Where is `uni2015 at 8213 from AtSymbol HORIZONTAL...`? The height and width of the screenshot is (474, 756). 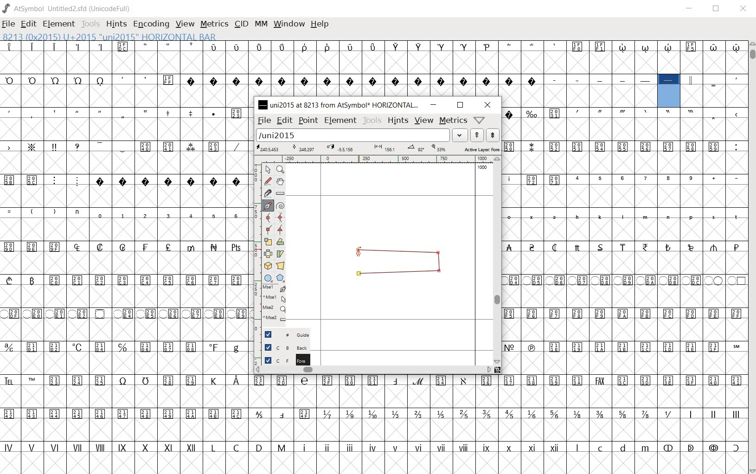
uni2015 at 8213 from AtSymbol HORIZONTAL... is located at coordinates (339, 105).